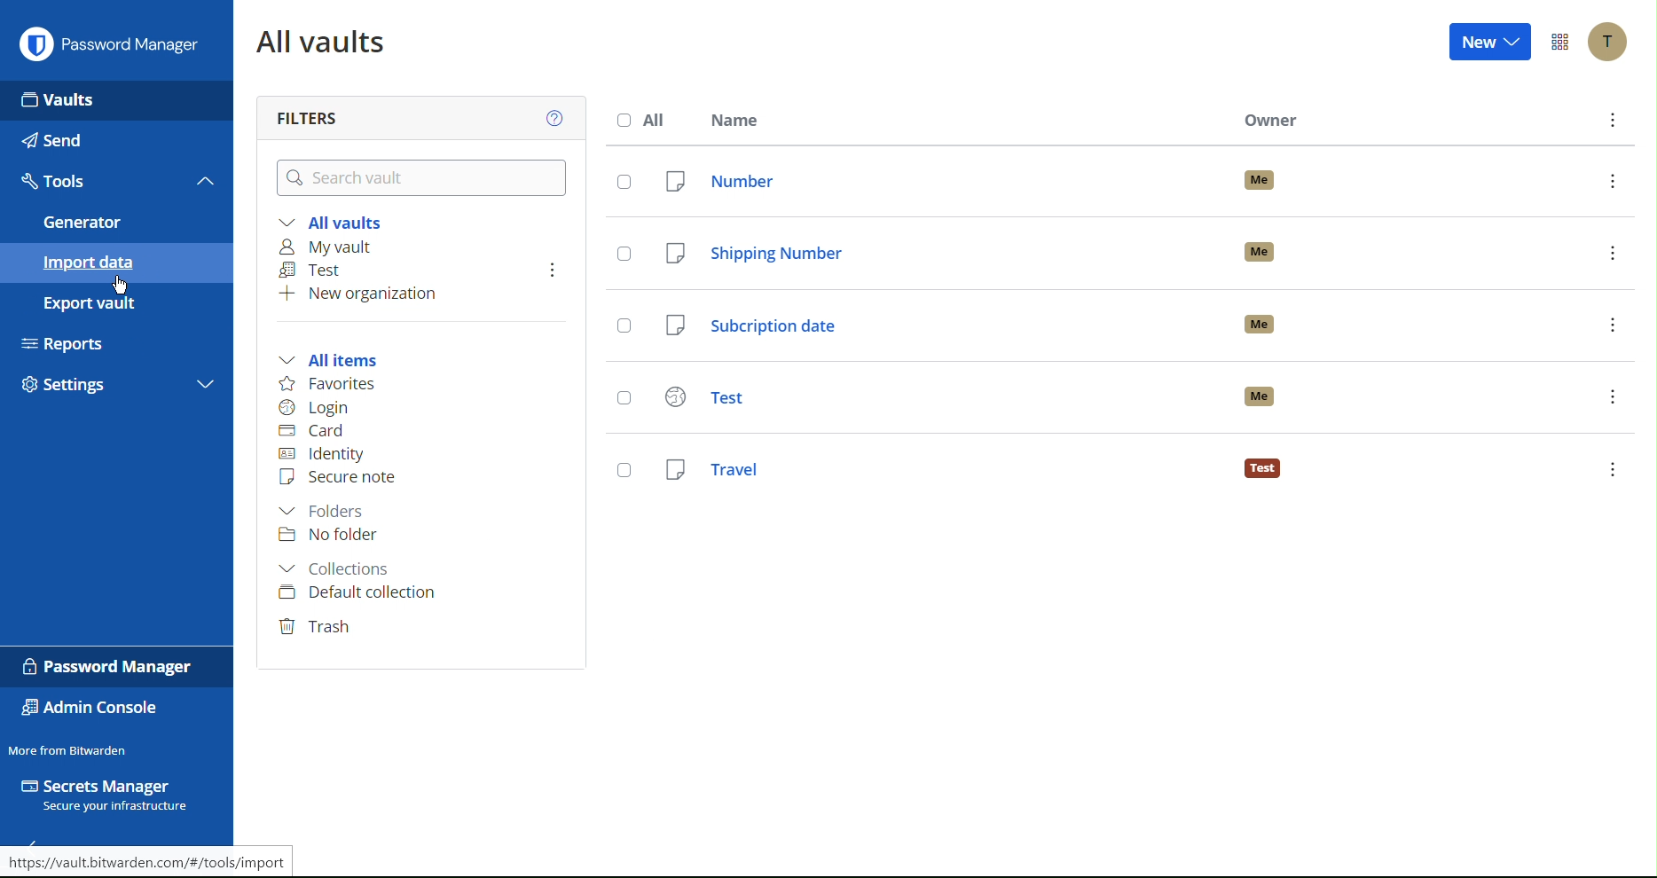 Image resolution: width=1657 pixels, height=878 pixels. I want to click on test, so click(936, 398).